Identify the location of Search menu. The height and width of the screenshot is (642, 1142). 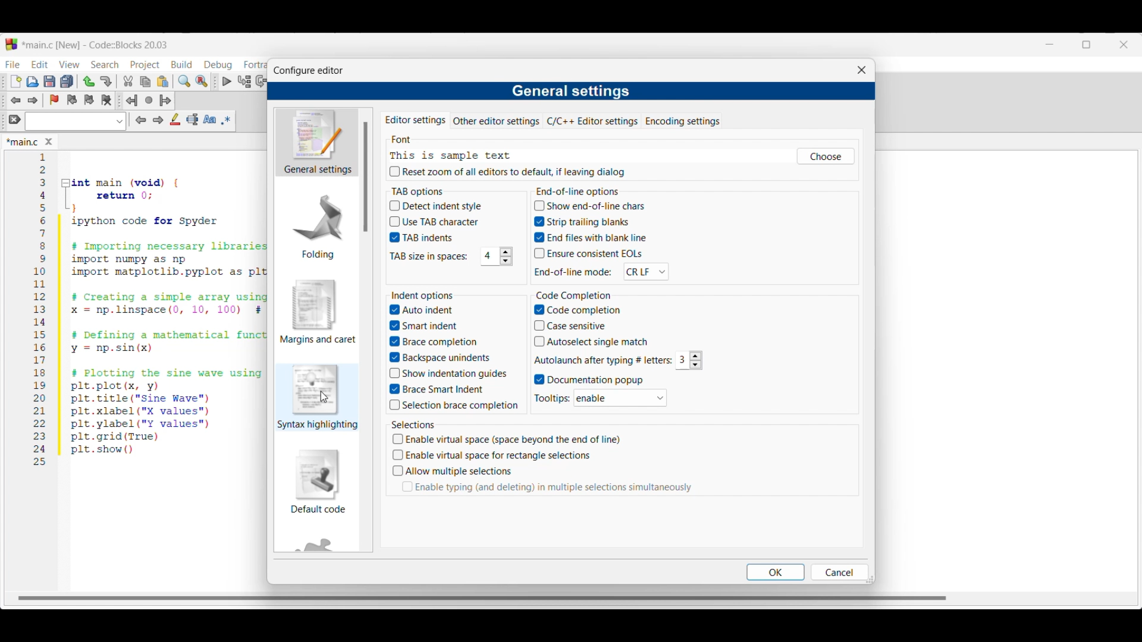
(105, 65).